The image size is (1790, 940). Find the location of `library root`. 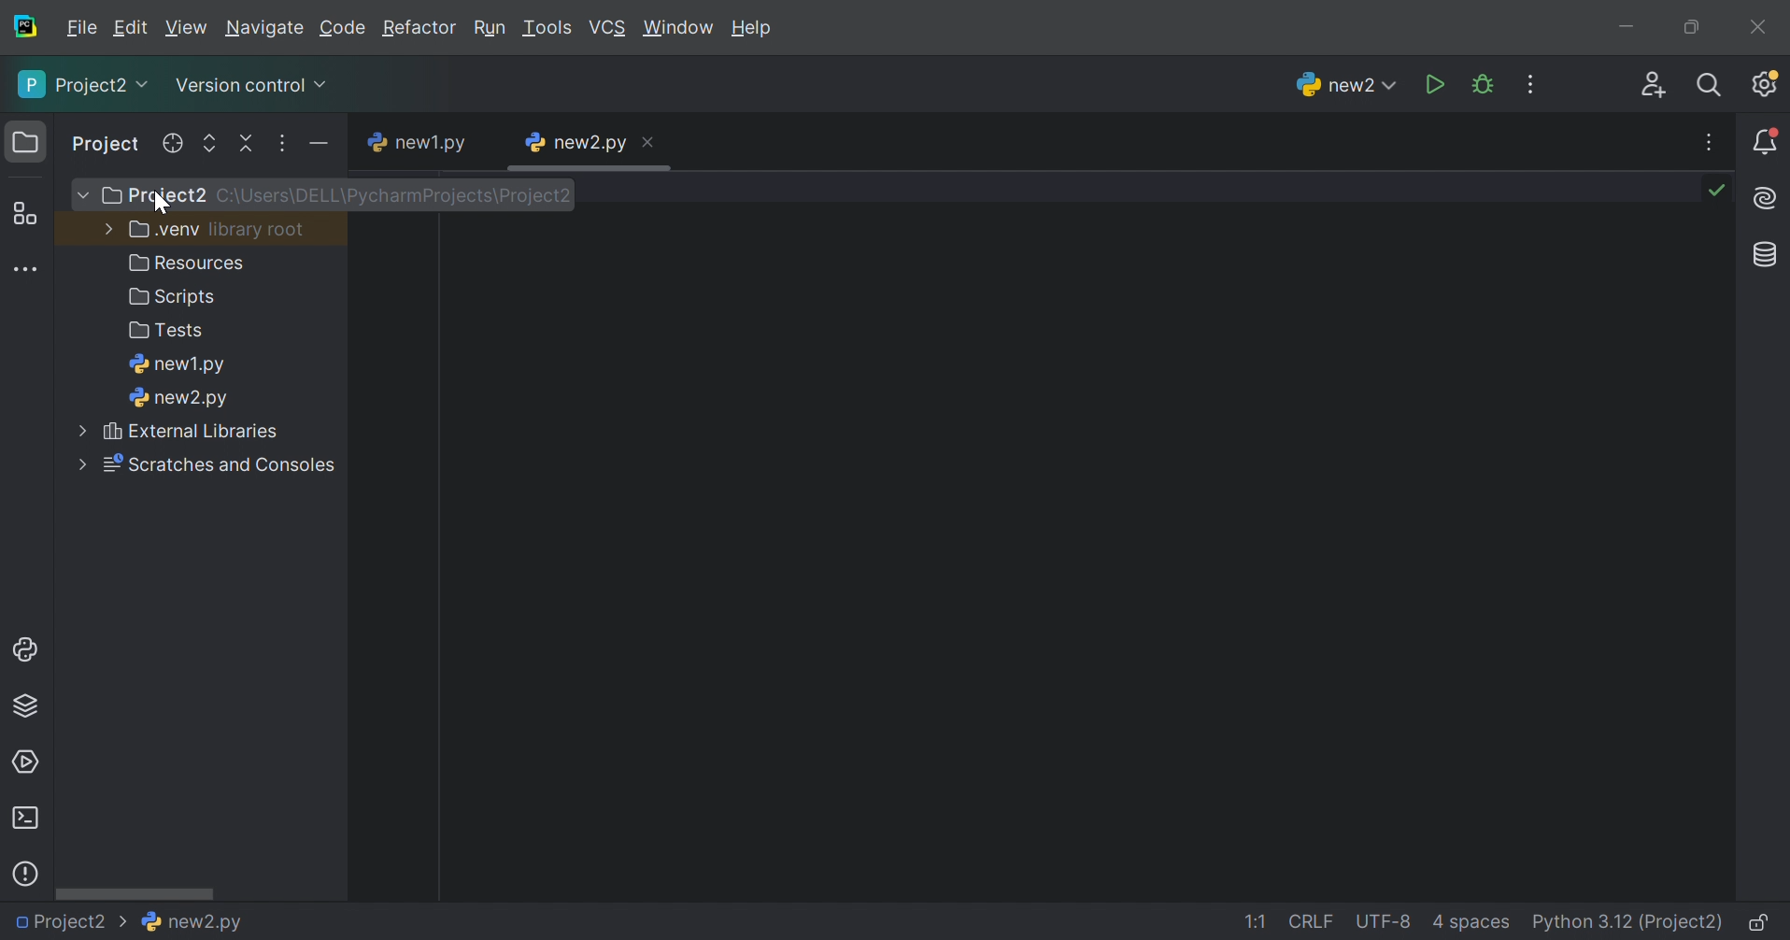

library root is located at coordinates (260, 229).